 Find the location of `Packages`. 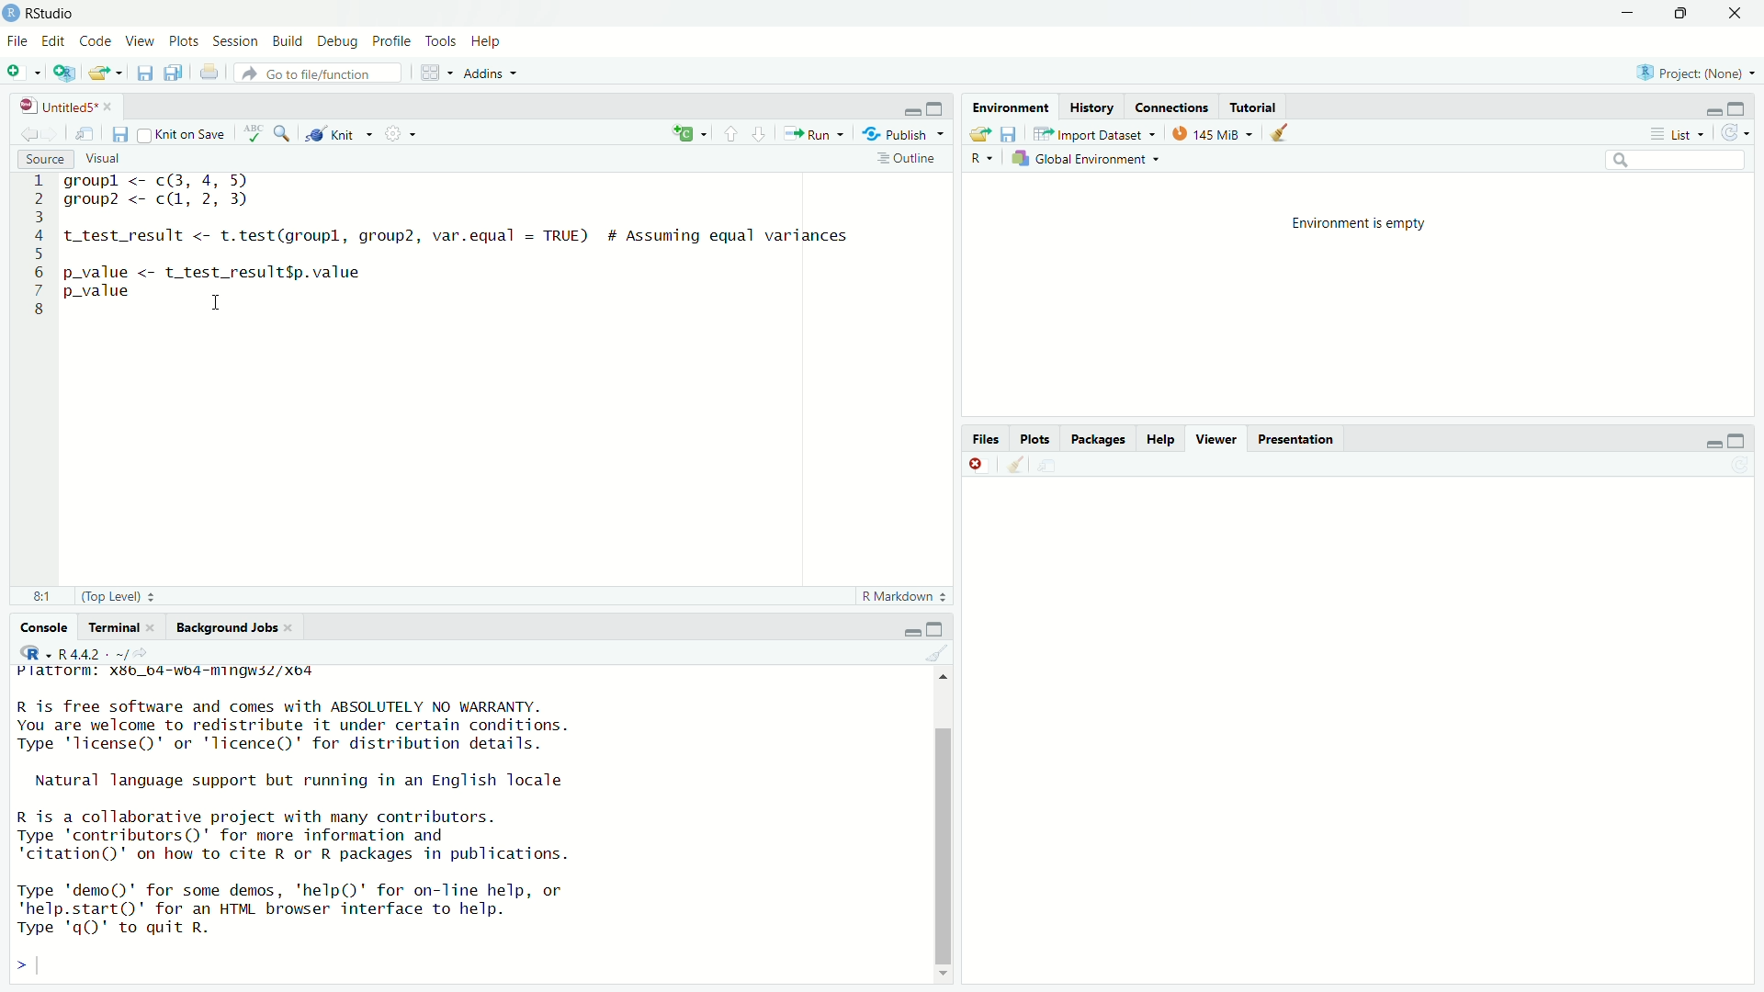

Packages is located at coordinates (1100, 439).